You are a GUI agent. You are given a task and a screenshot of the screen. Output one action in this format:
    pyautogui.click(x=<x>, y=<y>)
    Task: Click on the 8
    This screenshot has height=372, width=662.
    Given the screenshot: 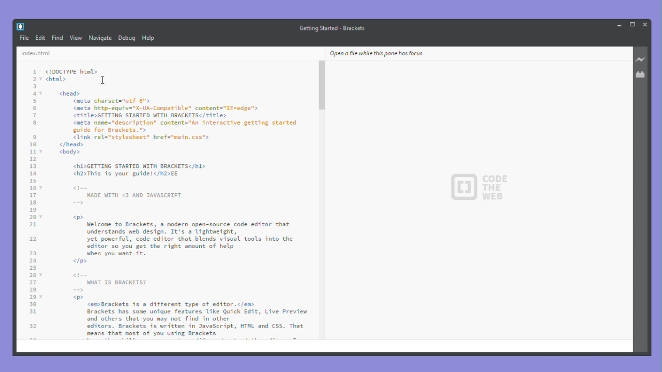 What is the action you would take?
    pyautogui.click(x=33, y=123)
    